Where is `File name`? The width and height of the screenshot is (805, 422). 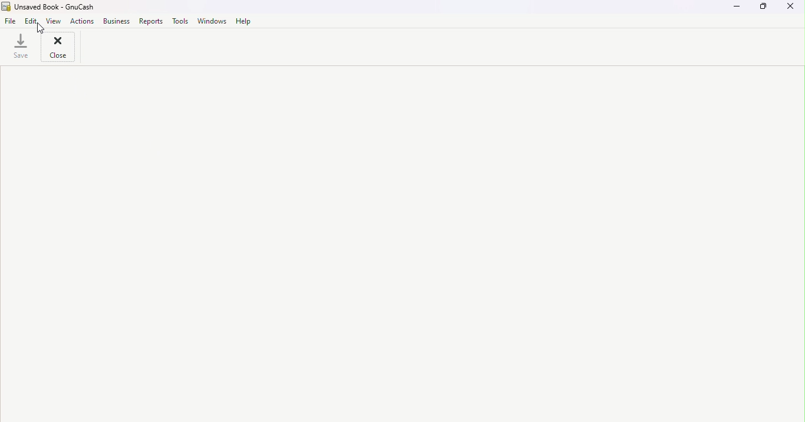
File name is located at coordinates (52, 6).